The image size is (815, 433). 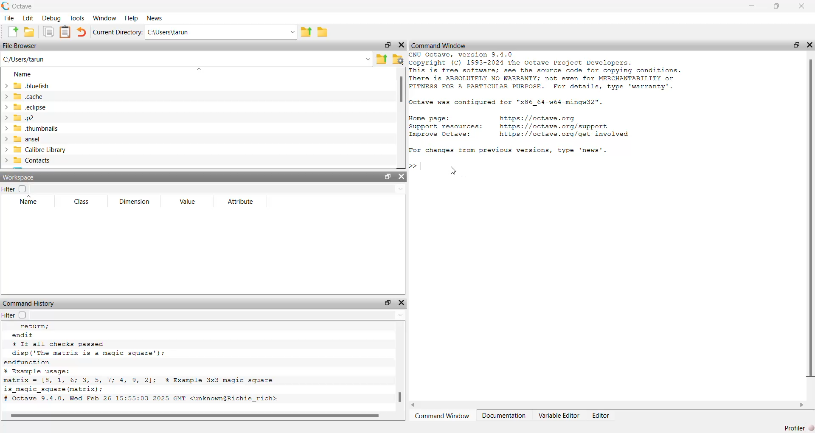 What do you see at coordinates (52, 18) in the screenshot?
I see `Debug` at bounding box center [52, 18].